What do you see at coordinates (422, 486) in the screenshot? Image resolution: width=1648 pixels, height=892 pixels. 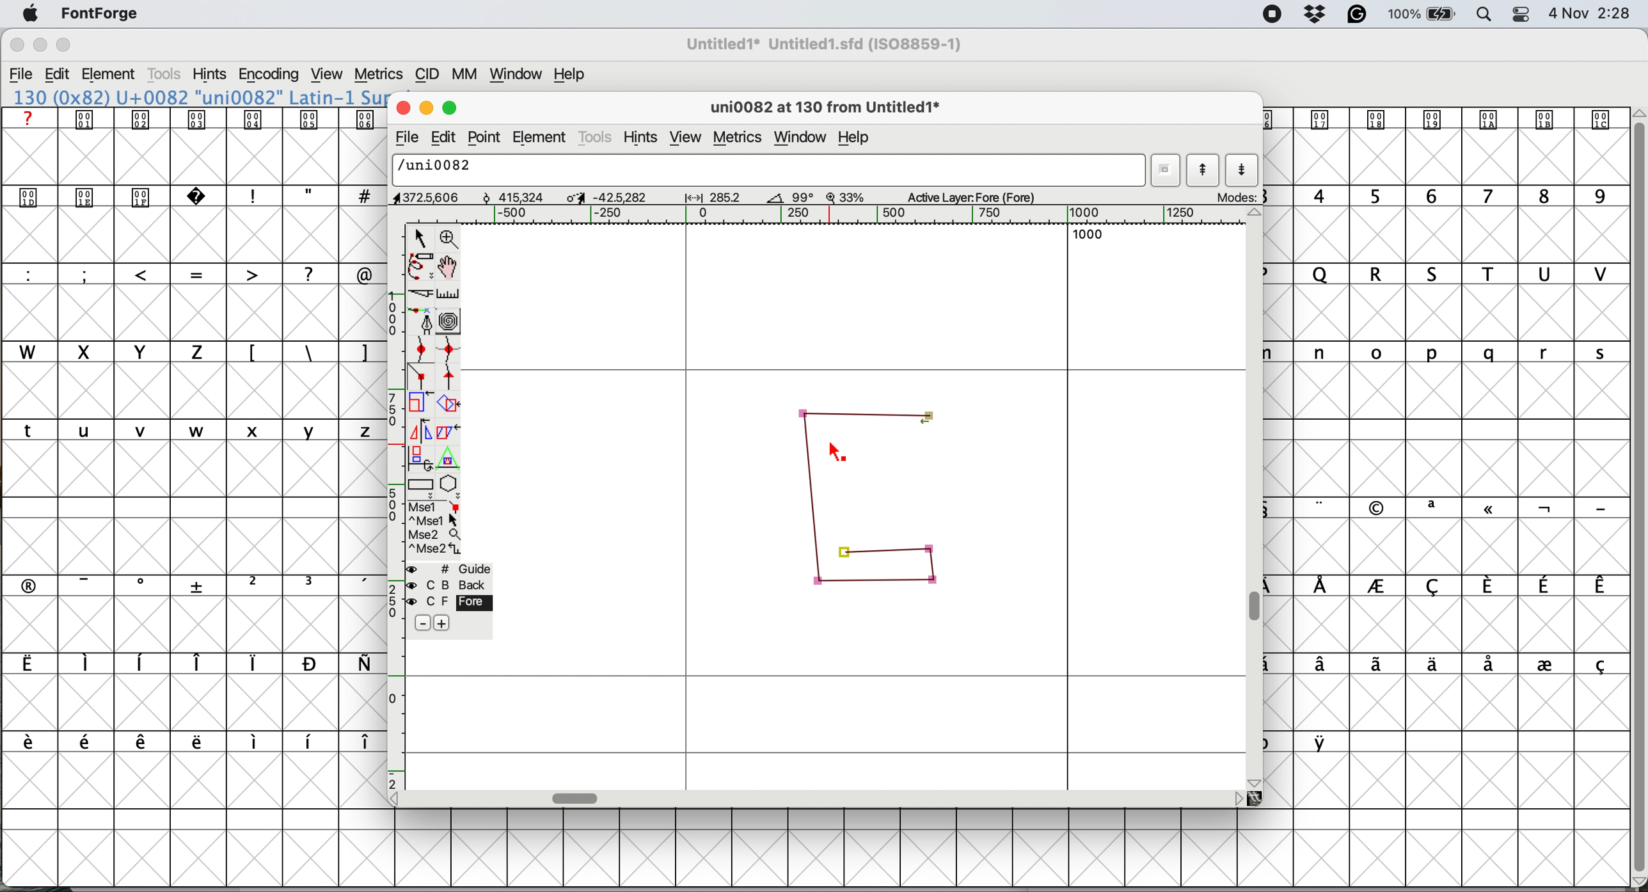 I see `rectangles and ellipses` at bounding box center [422, 486].